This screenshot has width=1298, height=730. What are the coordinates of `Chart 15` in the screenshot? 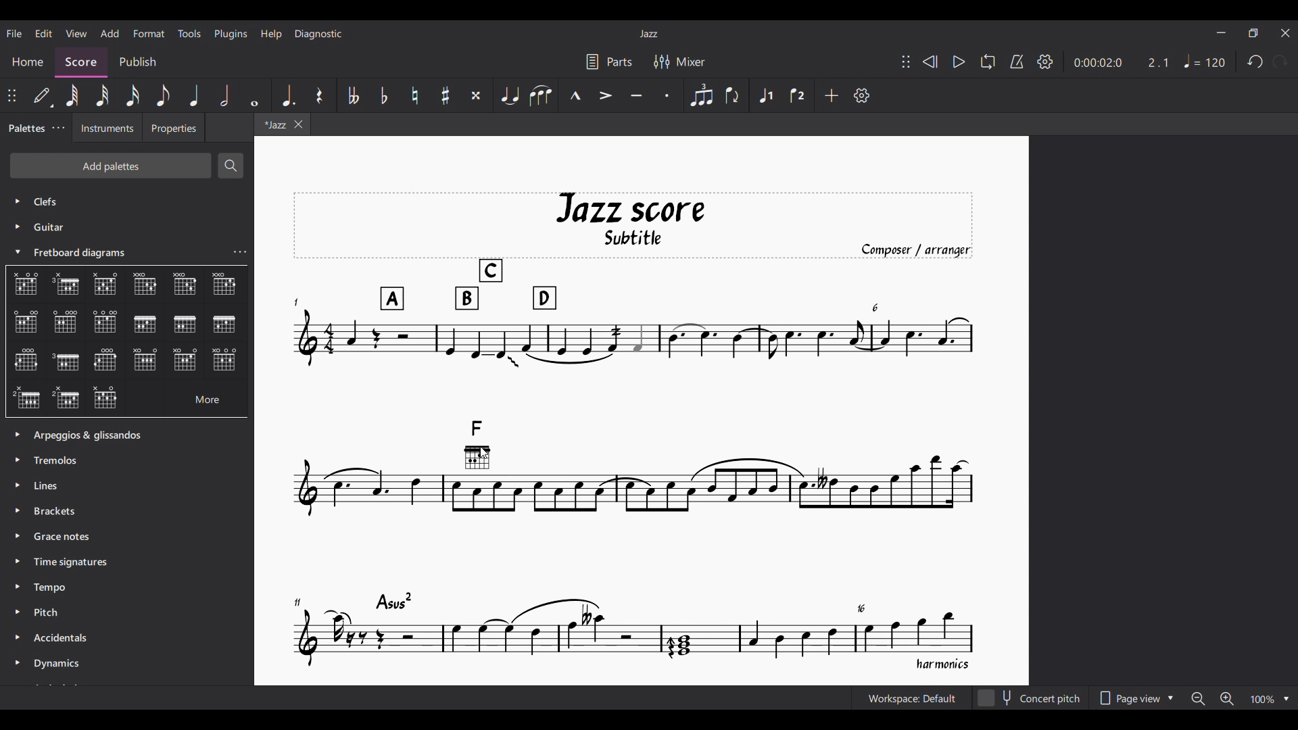 It's located at (149, 362).